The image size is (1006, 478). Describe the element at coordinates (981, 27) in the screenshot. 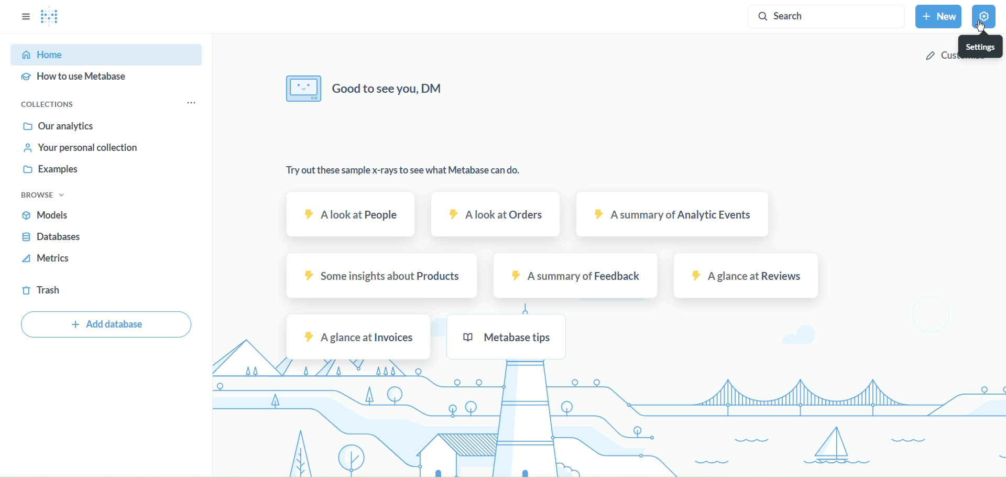

I see `cursor` at that location.